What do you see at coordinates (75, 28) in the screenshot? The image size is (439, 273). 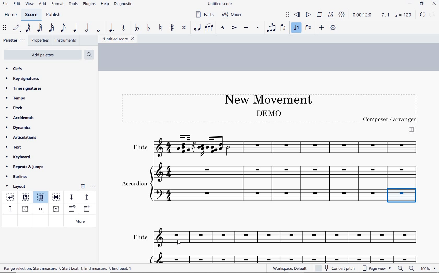 I see `quarter note` at bounding box center [75, 28].